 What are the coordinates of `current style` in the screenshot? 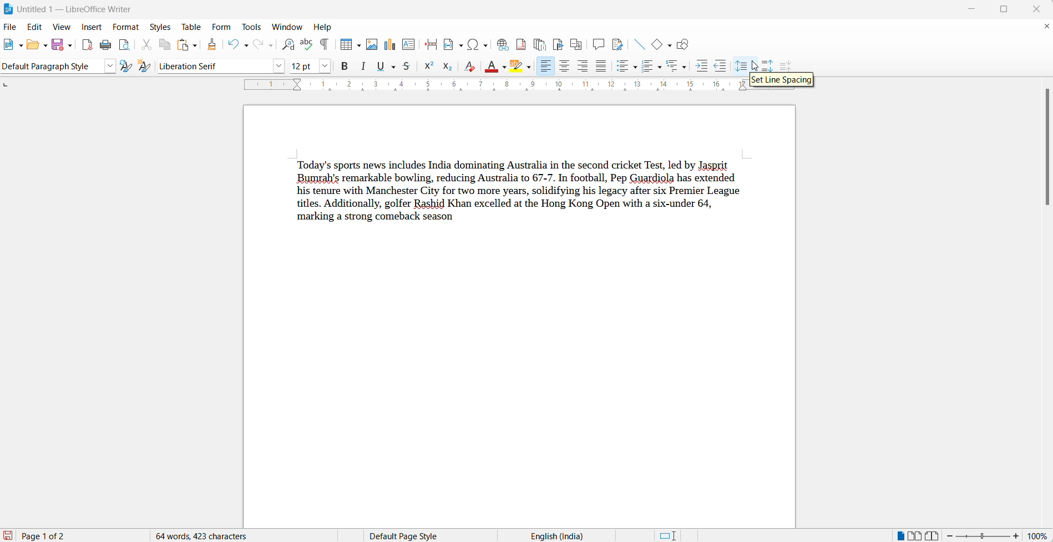 It's located at (50, 67).